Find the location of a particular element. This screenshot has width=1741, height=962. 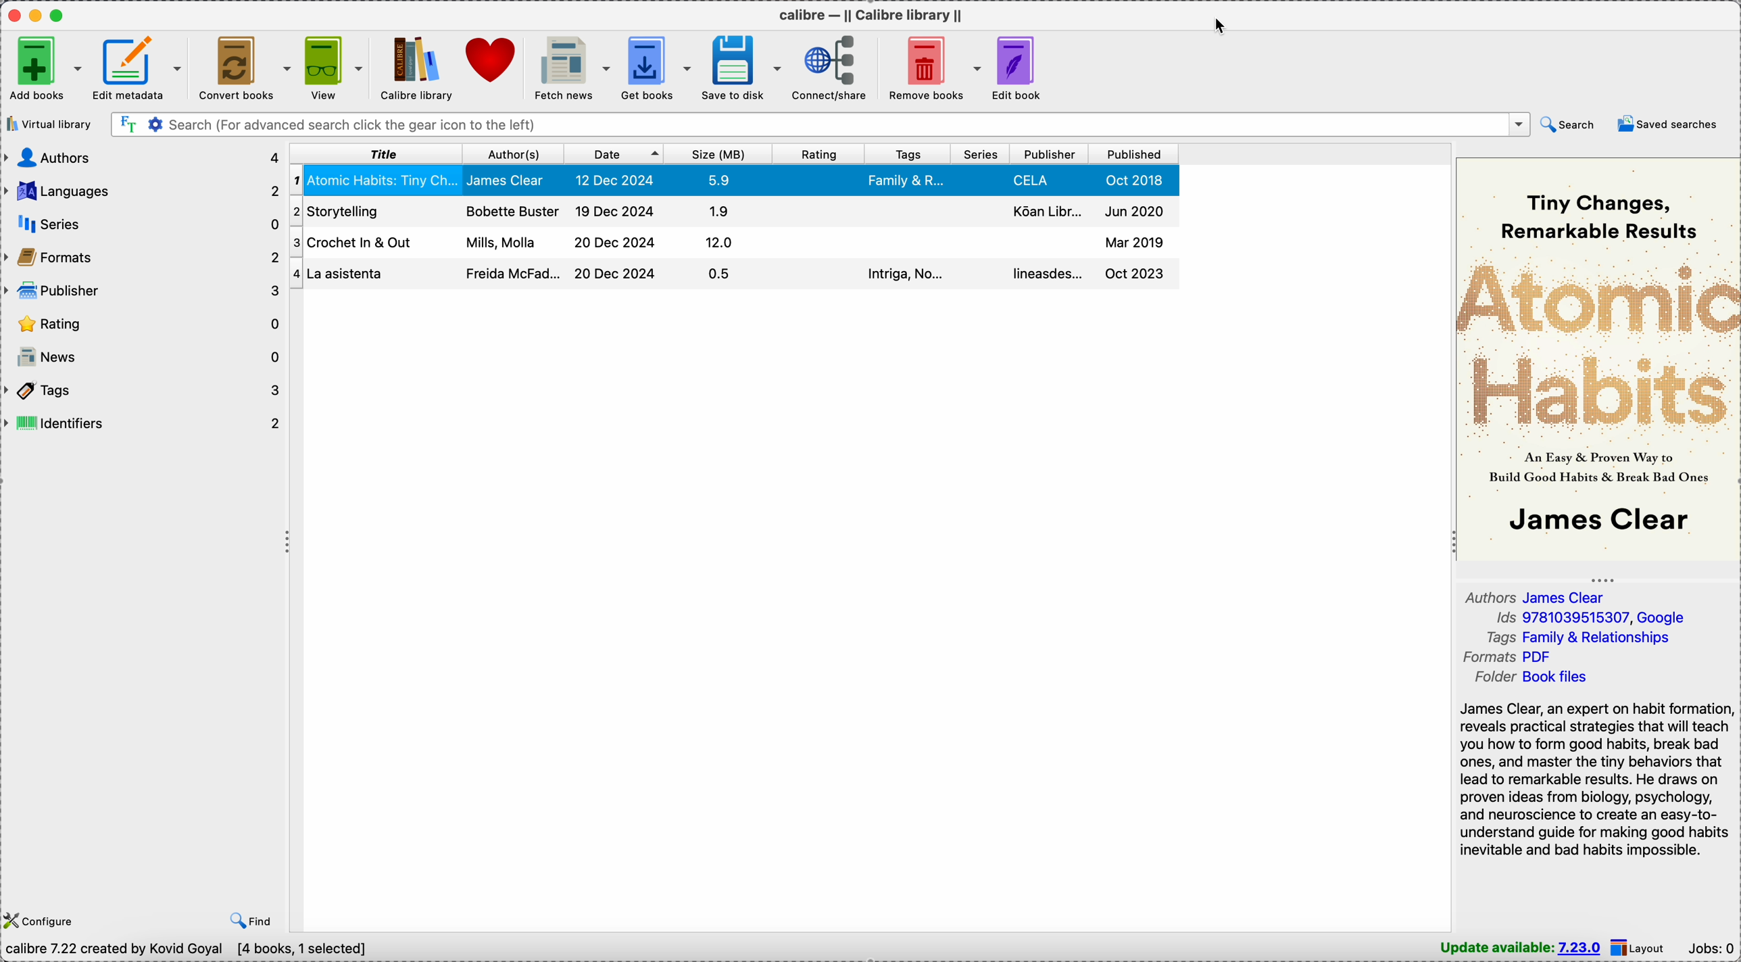

storytellig book details is located at coordinates (730, 274).